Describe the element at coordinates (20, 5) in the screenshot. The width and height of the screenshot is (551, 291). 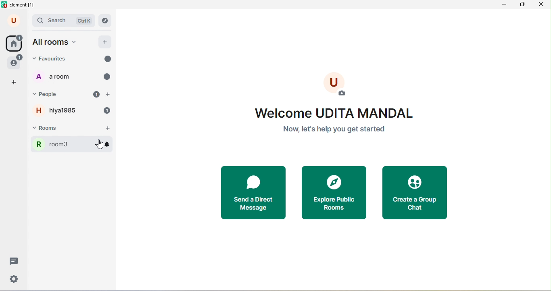
I see `title` at that location.